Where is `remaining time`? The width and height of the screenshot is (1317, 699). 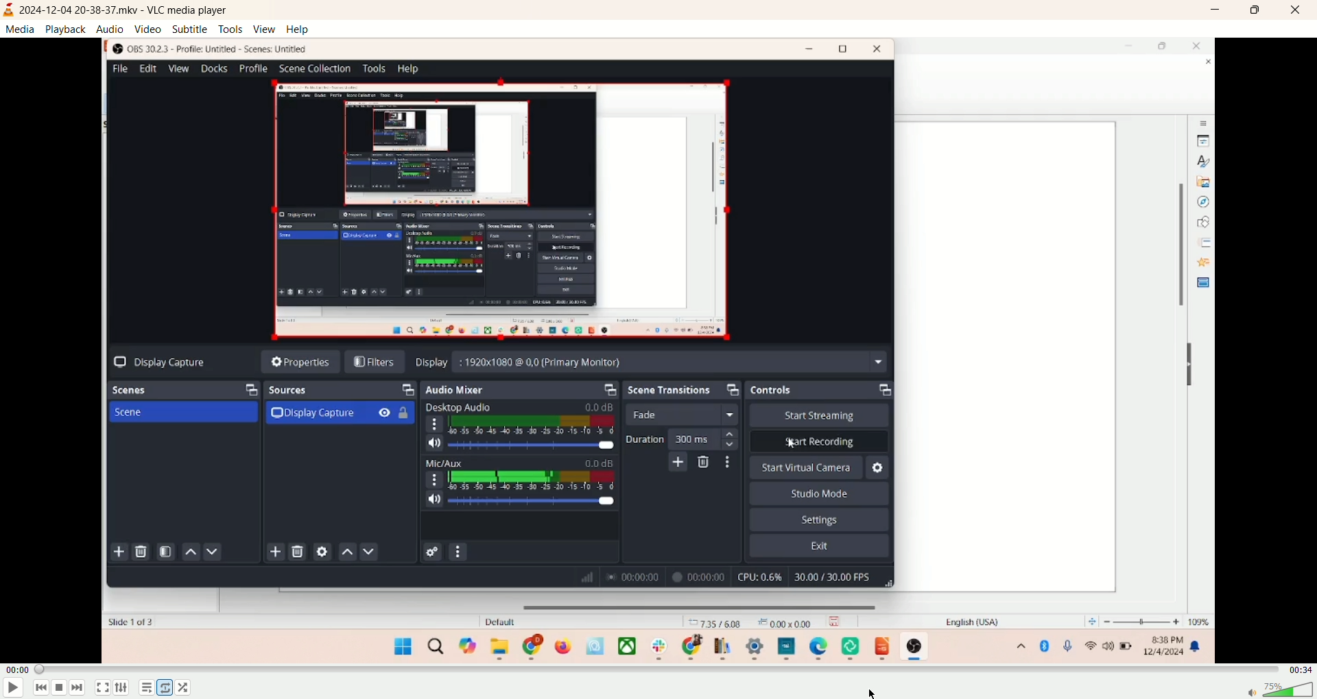 remaining time is located at coordinates (1300, 669).